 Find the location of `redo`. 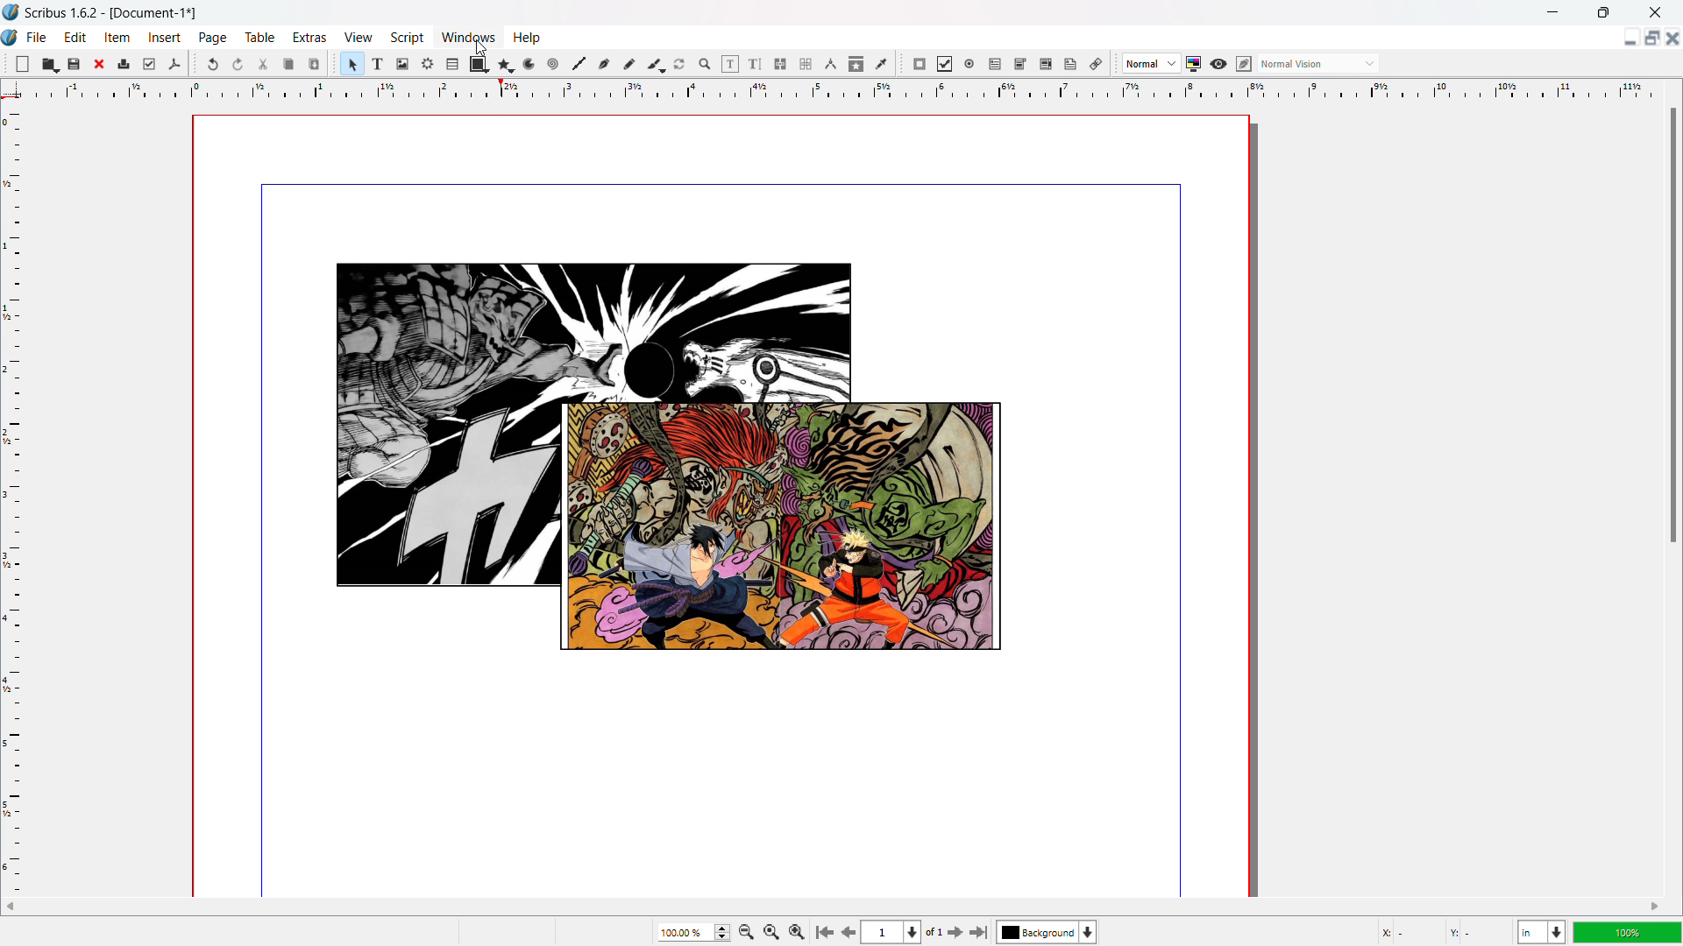

redo is located at coordinates (238, 64).